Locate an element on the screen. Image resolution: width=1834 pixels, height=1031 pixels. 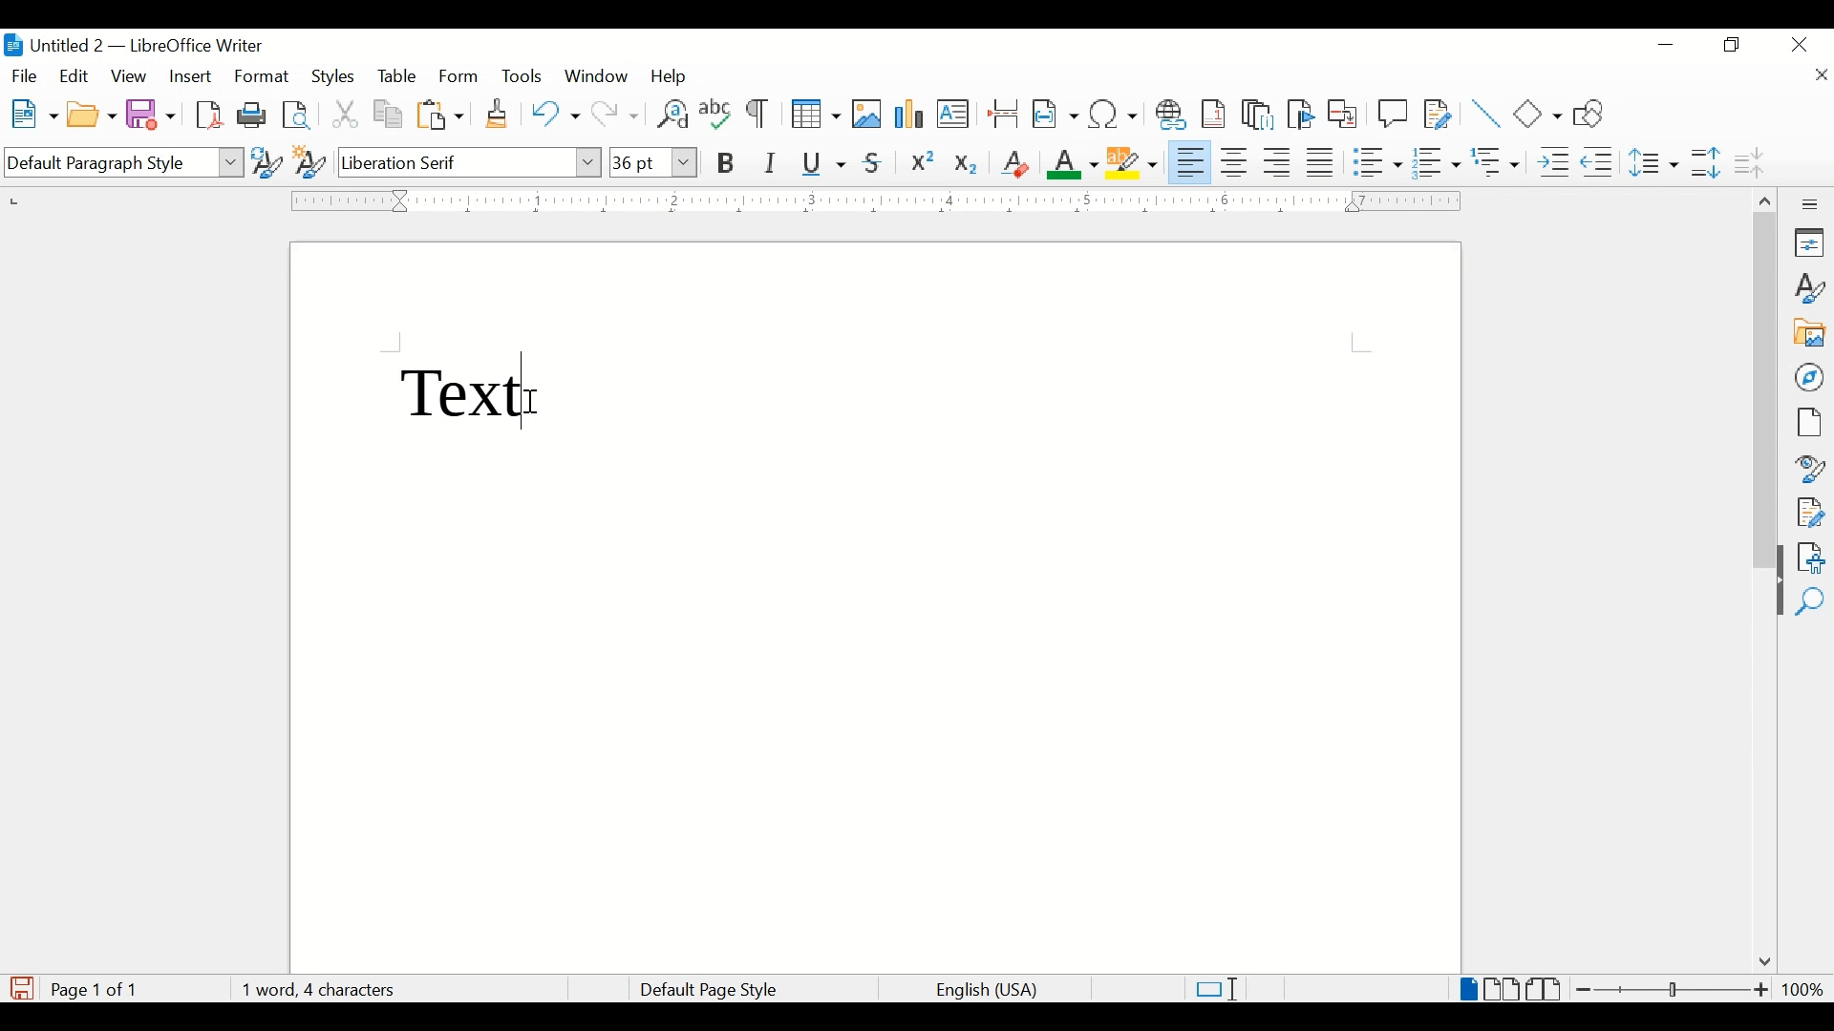
insert field is located at coordinates (1056, 114).